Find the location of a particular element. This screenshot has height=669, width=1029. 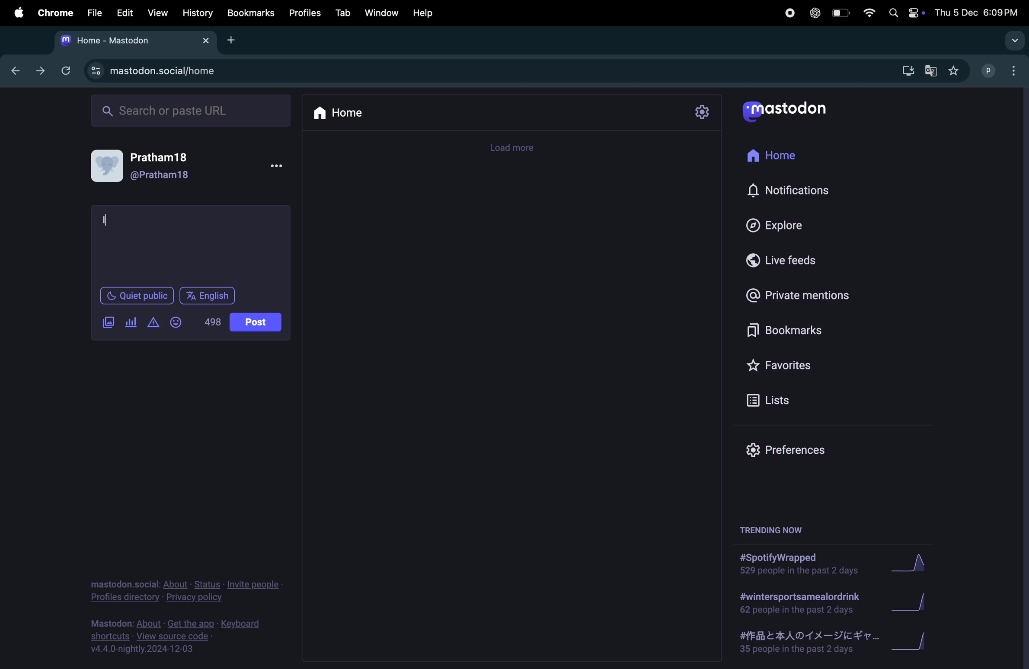

Explore is located at coordinates (785, 226).